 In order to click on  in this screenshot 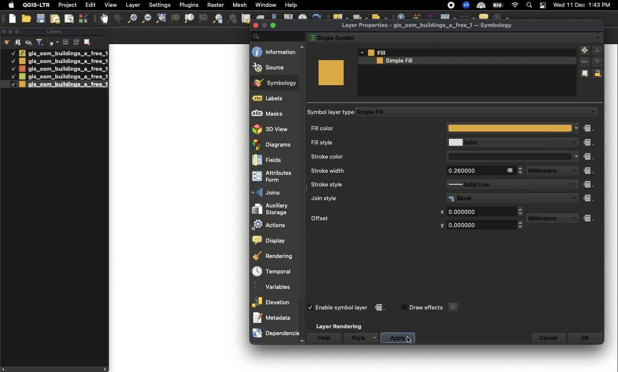, I will do `click(589, 218)`.